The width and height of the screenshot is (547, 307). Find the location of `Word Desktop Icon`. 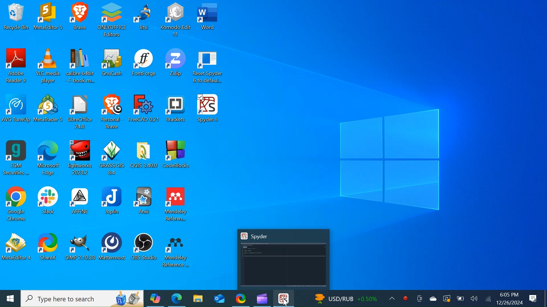

Word Desktop Icon is located at coordinates (208, 20).